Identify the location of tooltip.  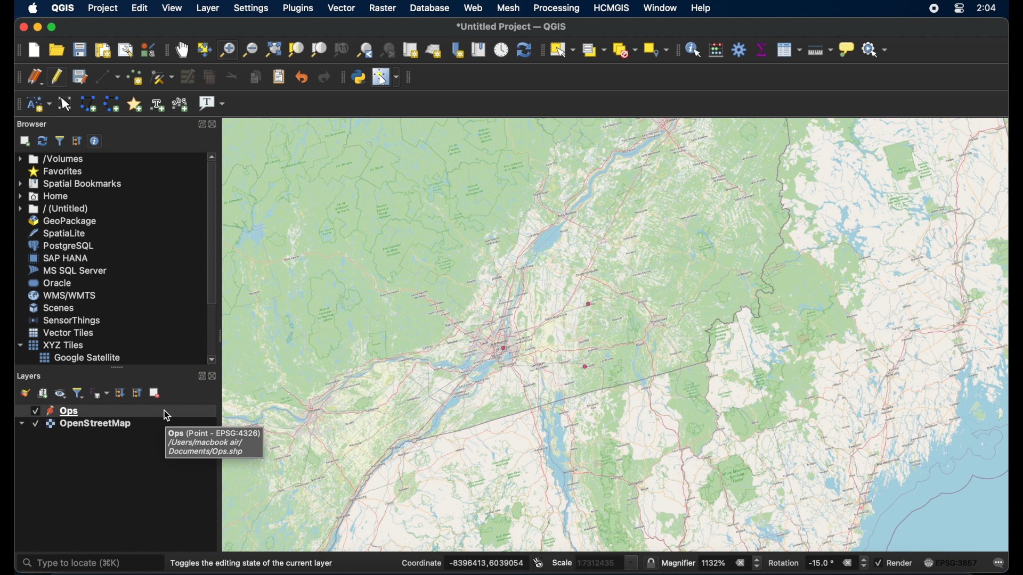
(216, 442).